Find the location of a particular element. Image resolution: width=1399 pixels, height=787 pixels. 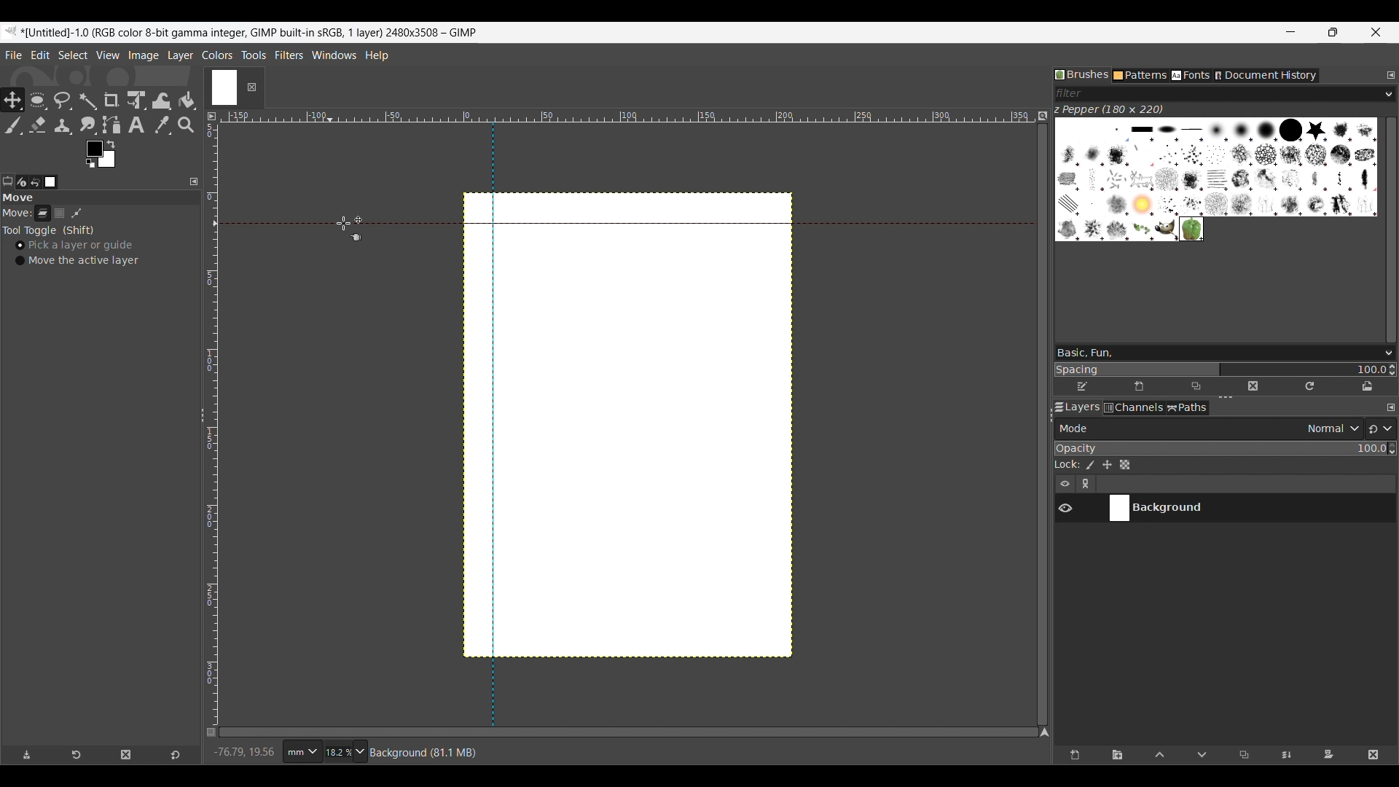

Layer settings is located at coordinates (1076, 484).